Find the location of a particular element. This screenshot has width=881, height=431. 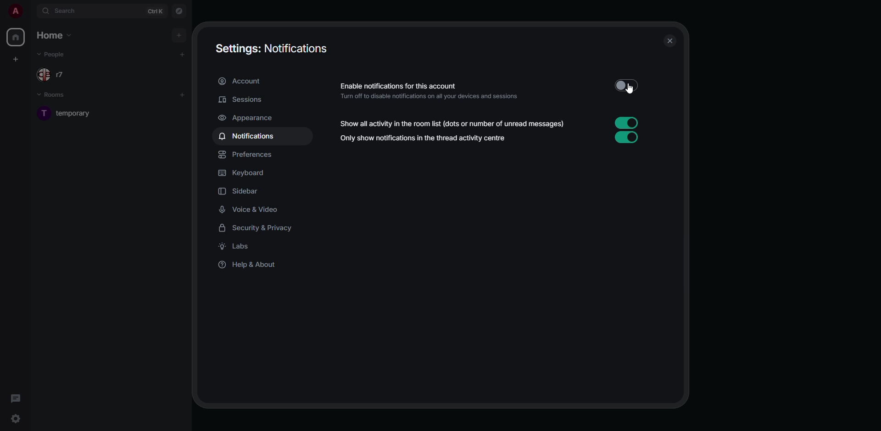

room is located at coordinates (77, 112).